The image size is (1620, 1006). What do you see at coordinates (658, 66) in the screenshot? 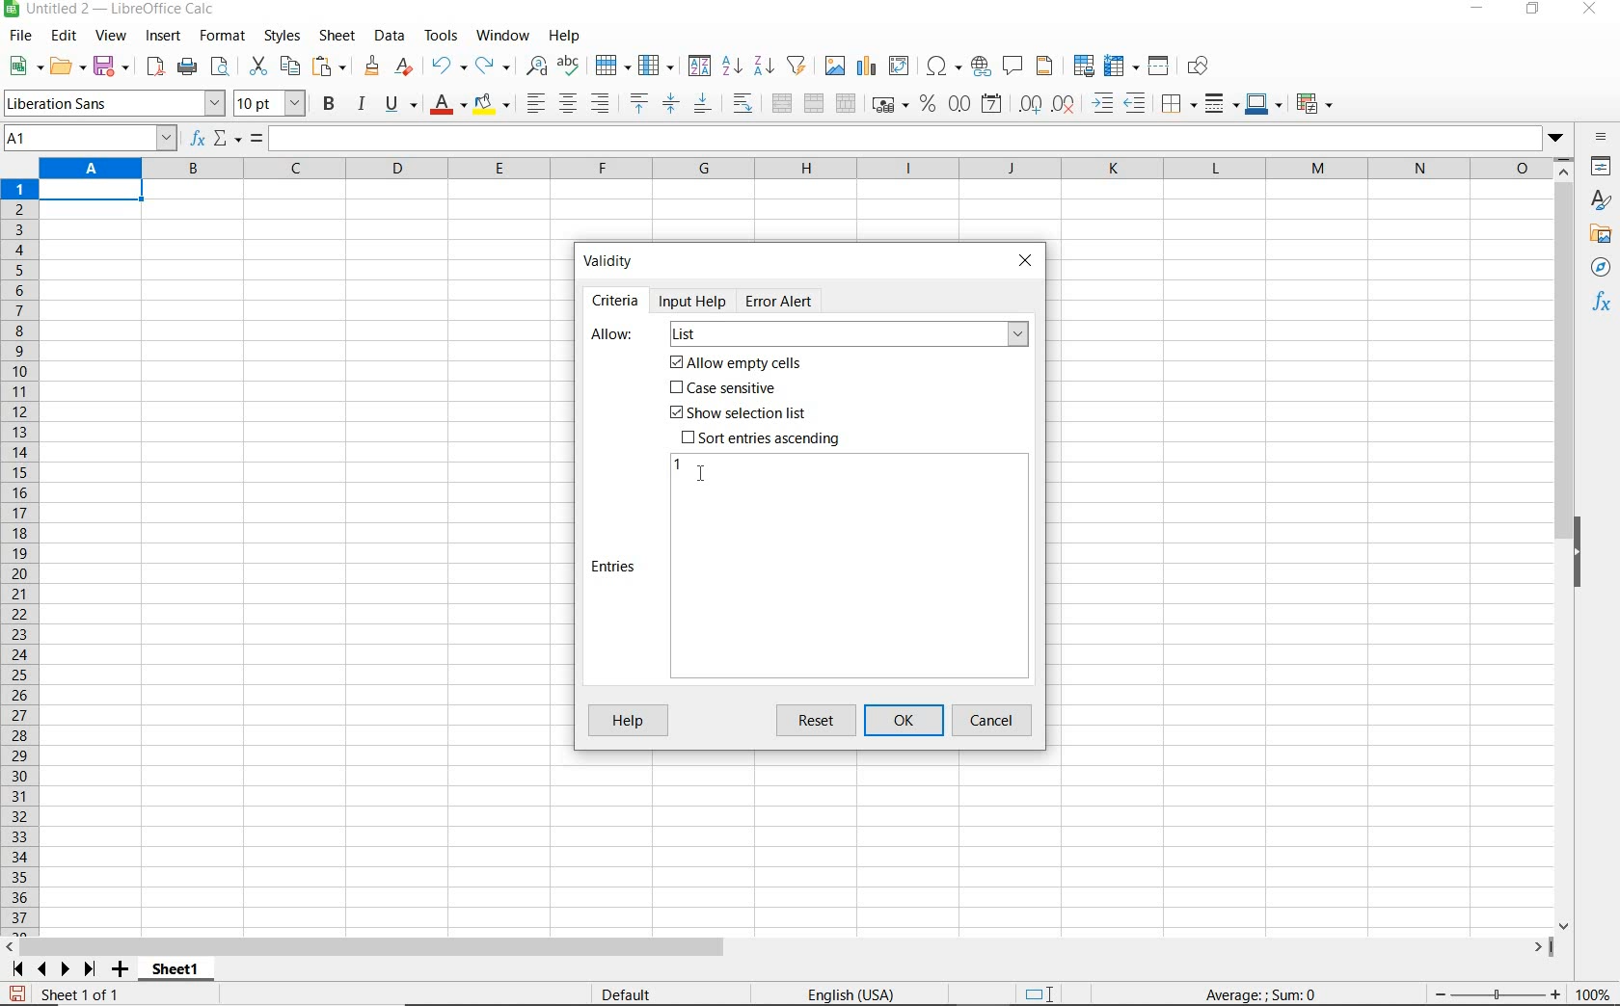
I see `column` at bounding box center [658, 66].